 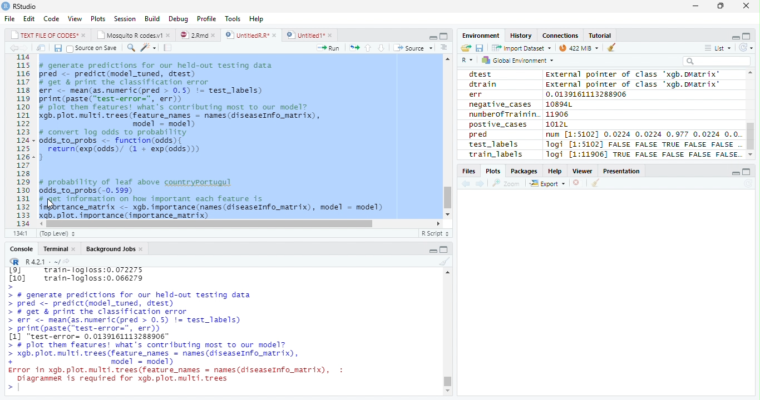 What do you see at coordinates (233, 18) in the screenshot?
I see `Tools` at bounding box center [233, 18].